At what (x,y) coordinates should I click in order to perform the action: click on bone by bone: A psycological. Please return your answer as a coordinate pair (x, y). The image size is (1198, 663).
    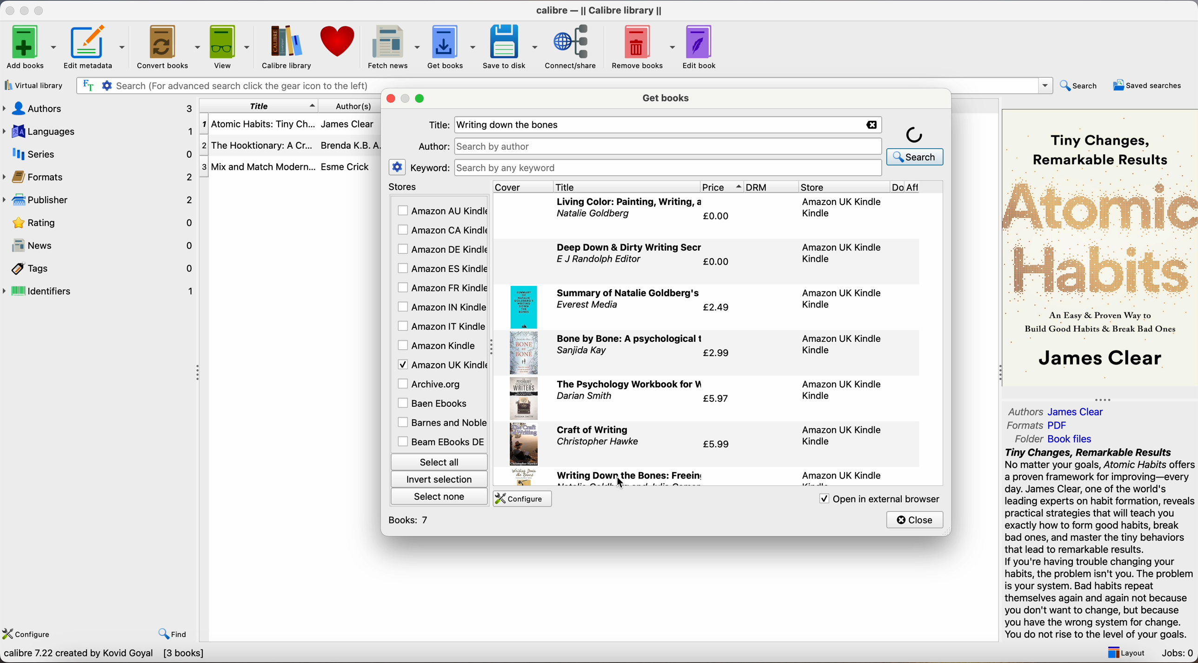
    Looking at the image, I should click on (631, 340).